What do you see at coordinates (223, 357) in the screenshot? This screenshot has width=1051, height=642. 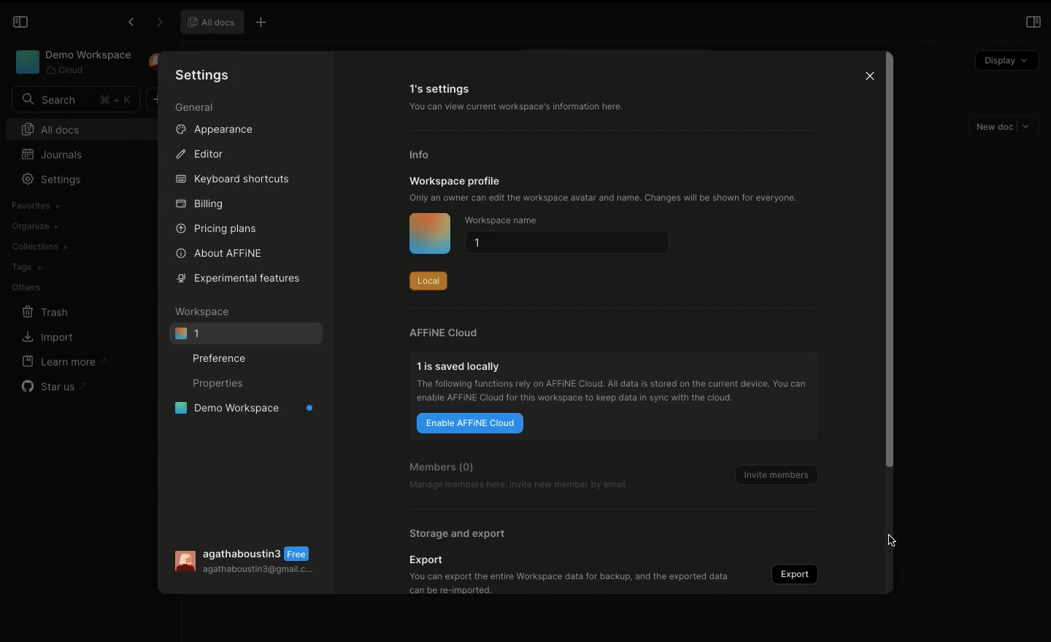 I see `Preference` at bounding box center [223, 357].